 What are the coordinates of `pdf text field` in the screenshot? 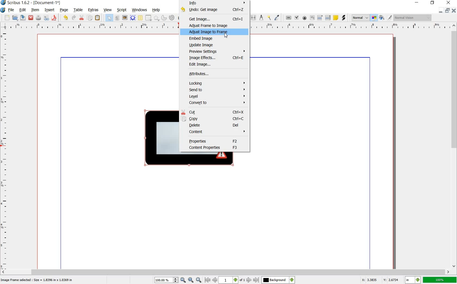 It's located at (313, 18).